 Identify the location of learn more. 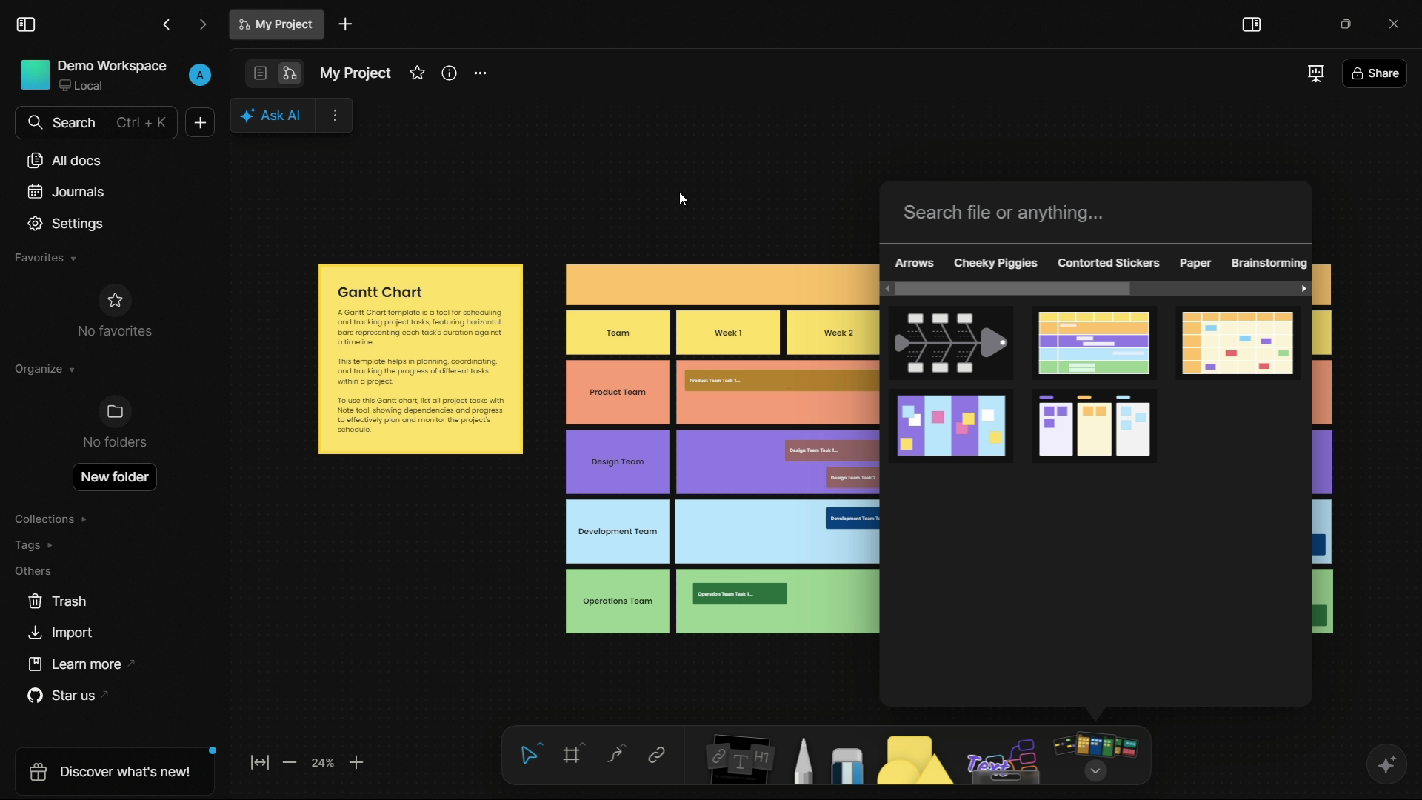
(73, 664).